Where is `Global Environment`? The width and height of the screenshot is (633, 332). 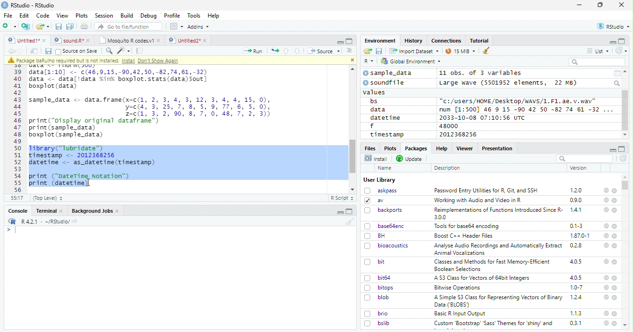 Global Environment is located at coordinates (411, 61).